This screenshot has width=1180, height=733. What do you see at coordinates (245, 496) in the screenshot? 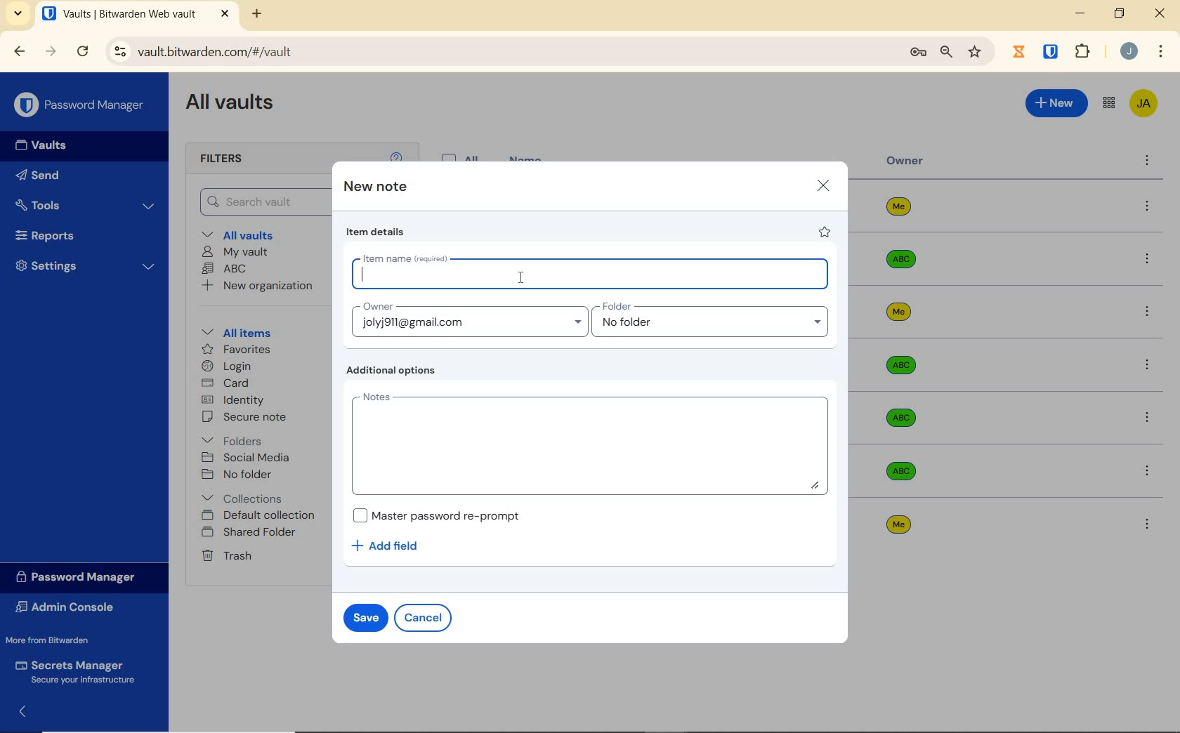
I see `Collections` at bounding box center [245, 496].